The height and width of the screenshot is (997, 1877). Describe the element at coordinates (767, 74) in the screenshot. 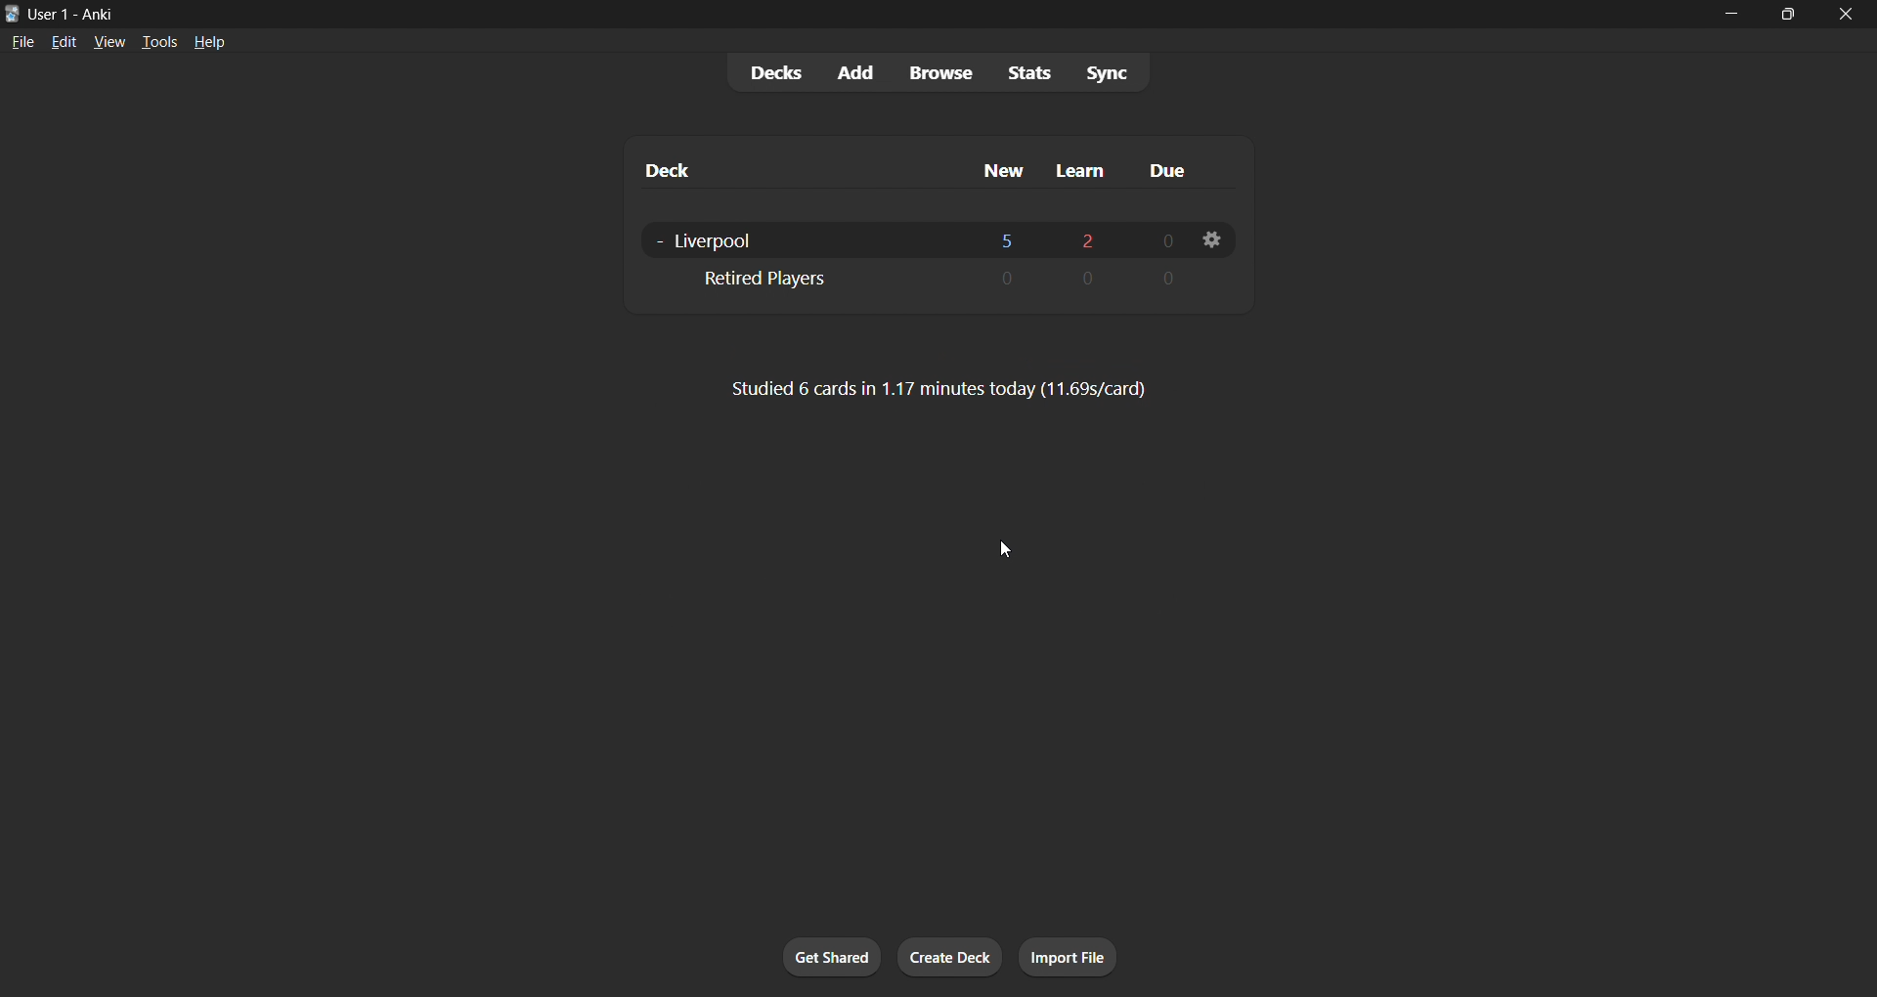

I see `decks` at that location.